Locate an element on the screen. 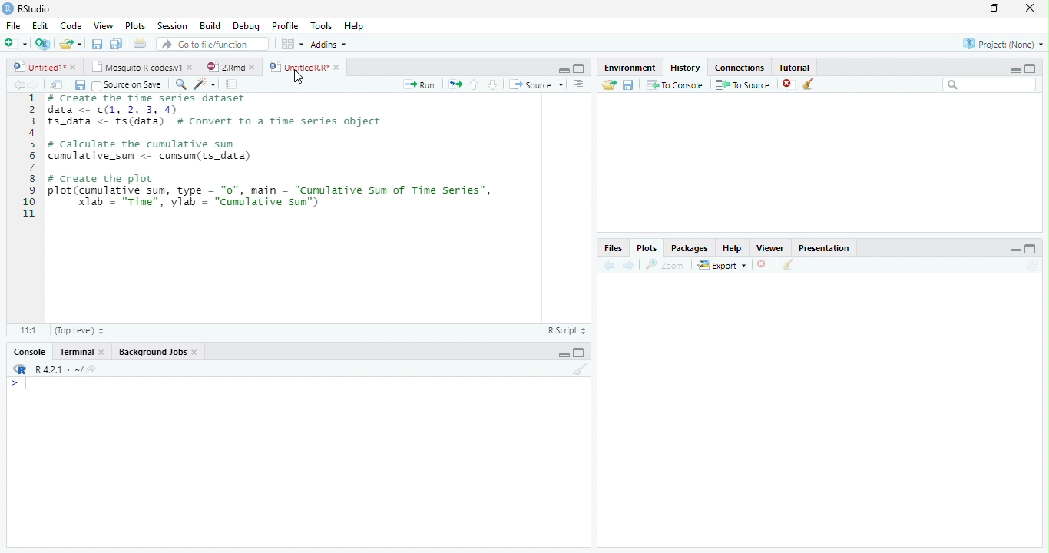 The image size is (1049, 553). File is located at coordinates (12, 26).